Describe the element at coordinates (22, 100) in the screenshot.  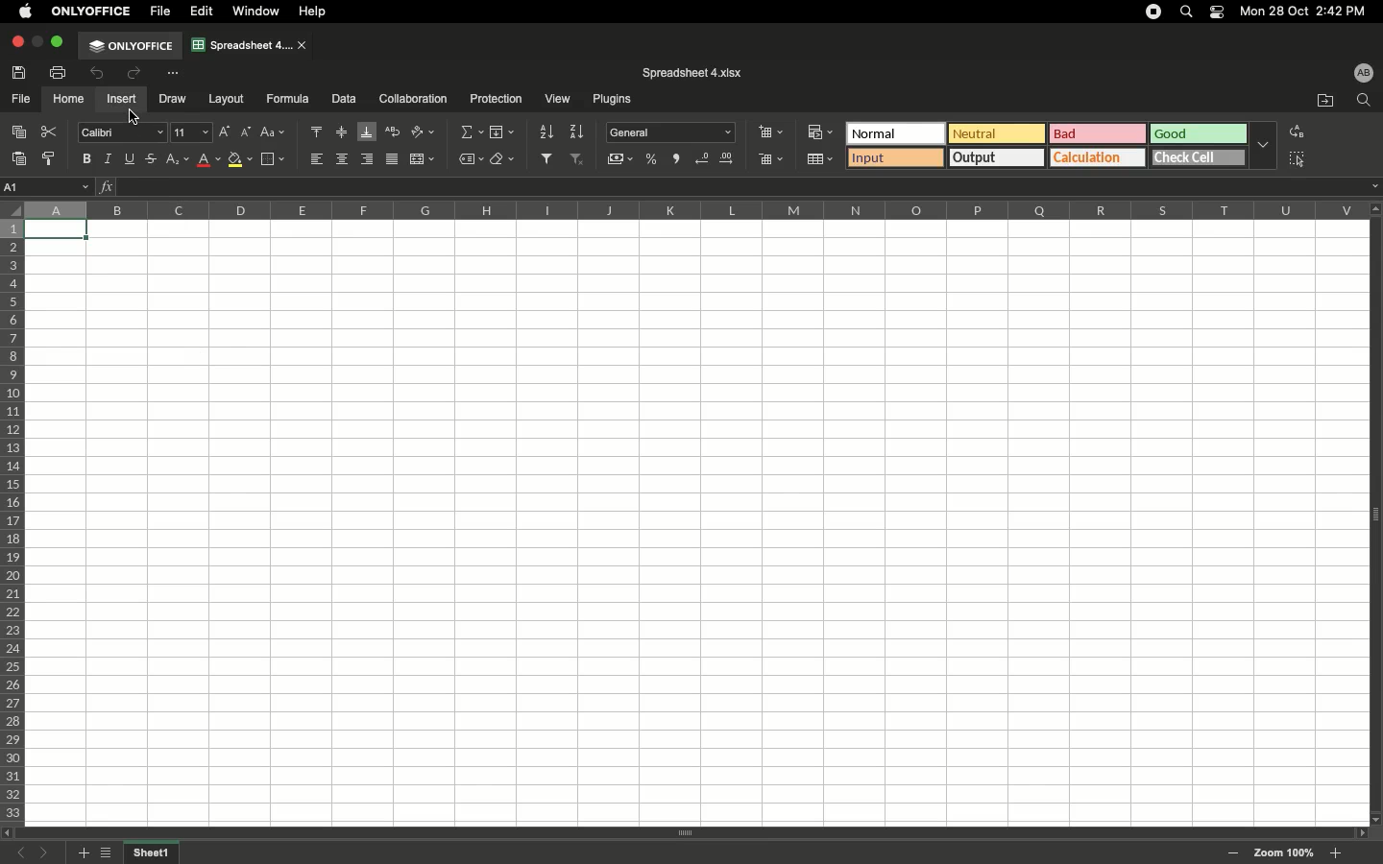
I see `File` at that location.